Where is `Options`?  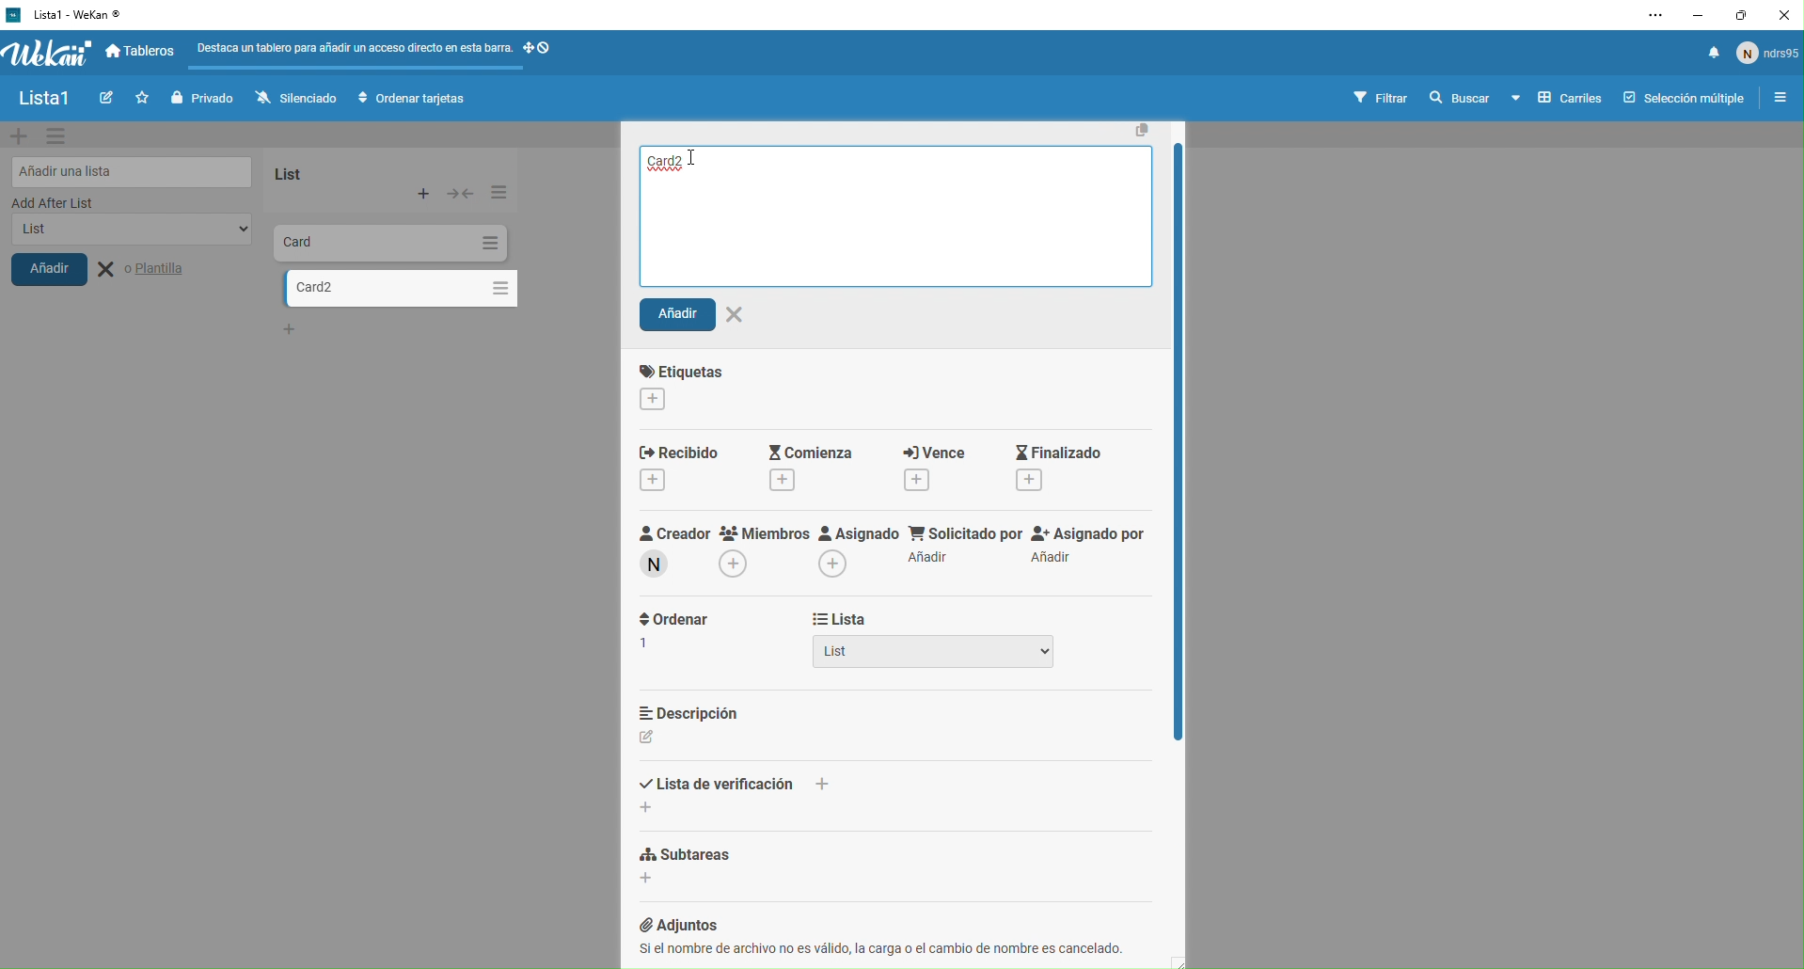
Options is located at coordinates (496, 285).